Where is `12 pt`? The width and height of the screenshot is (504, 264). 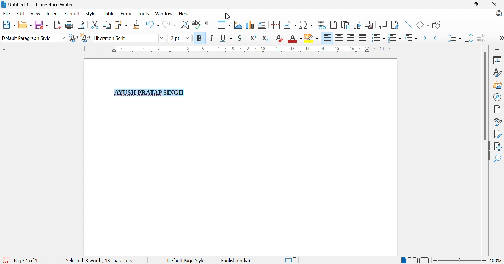
12 pt is located at coordinates (174, 38).